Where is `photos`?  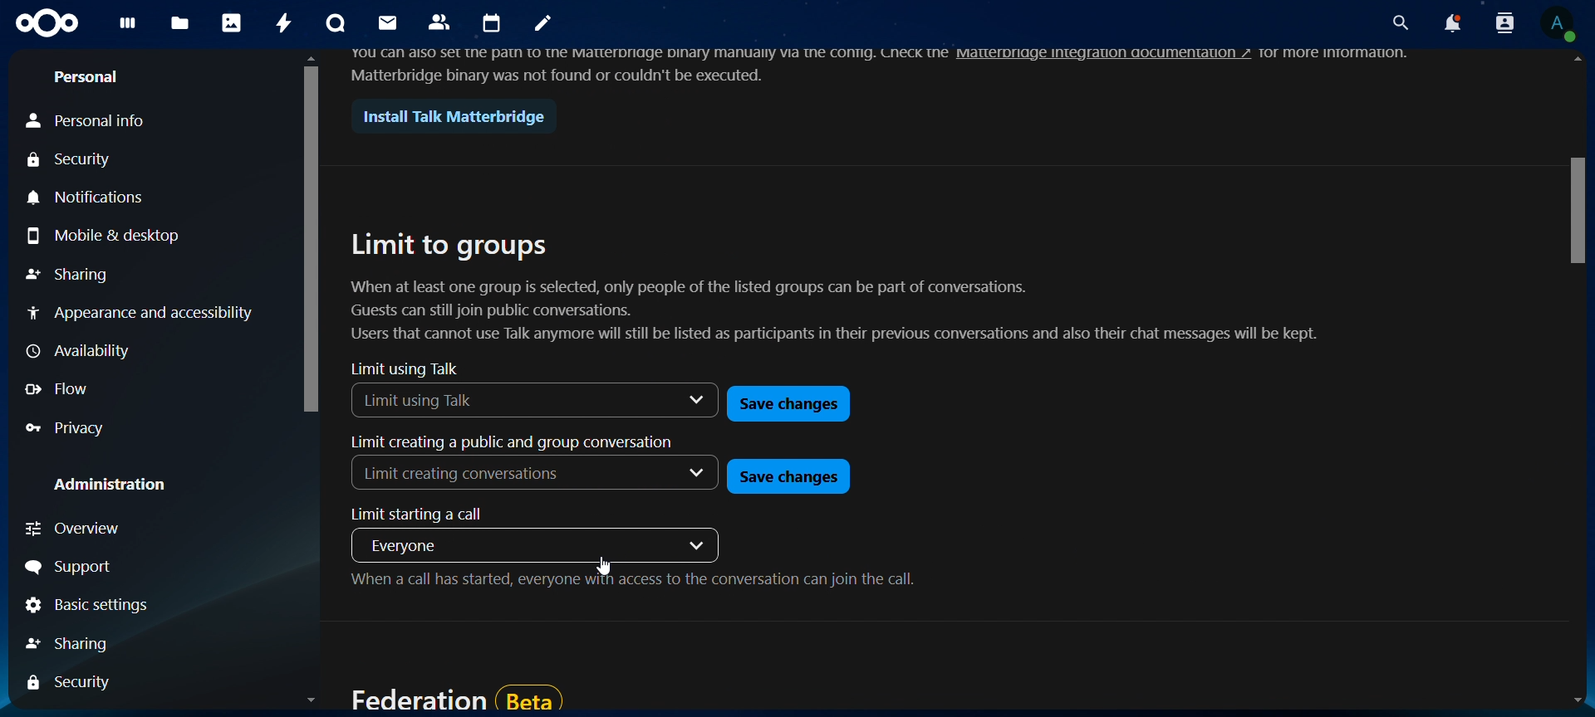 photos is located at coordinates (233, 22).